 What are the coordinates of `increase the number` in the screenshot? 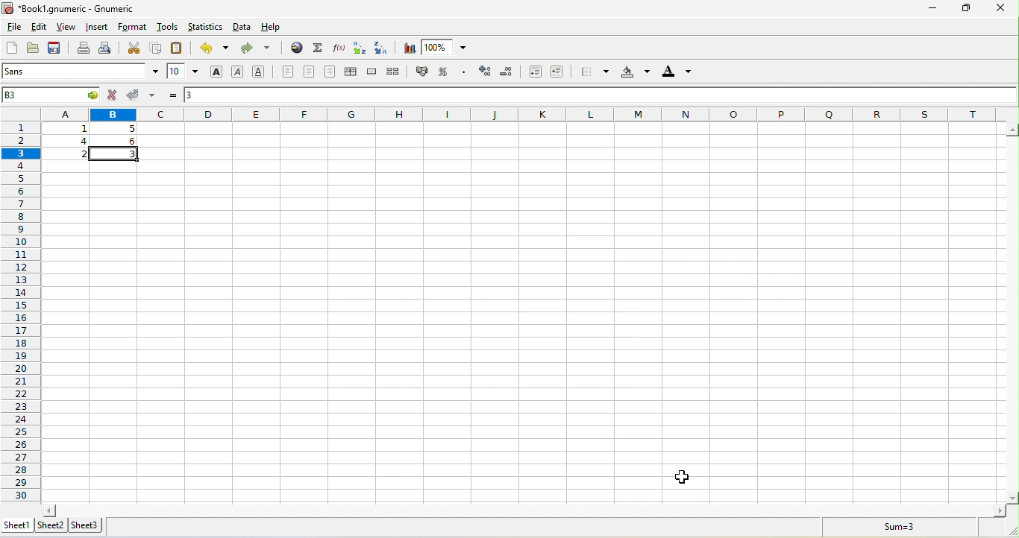 It's located at (486, 72).